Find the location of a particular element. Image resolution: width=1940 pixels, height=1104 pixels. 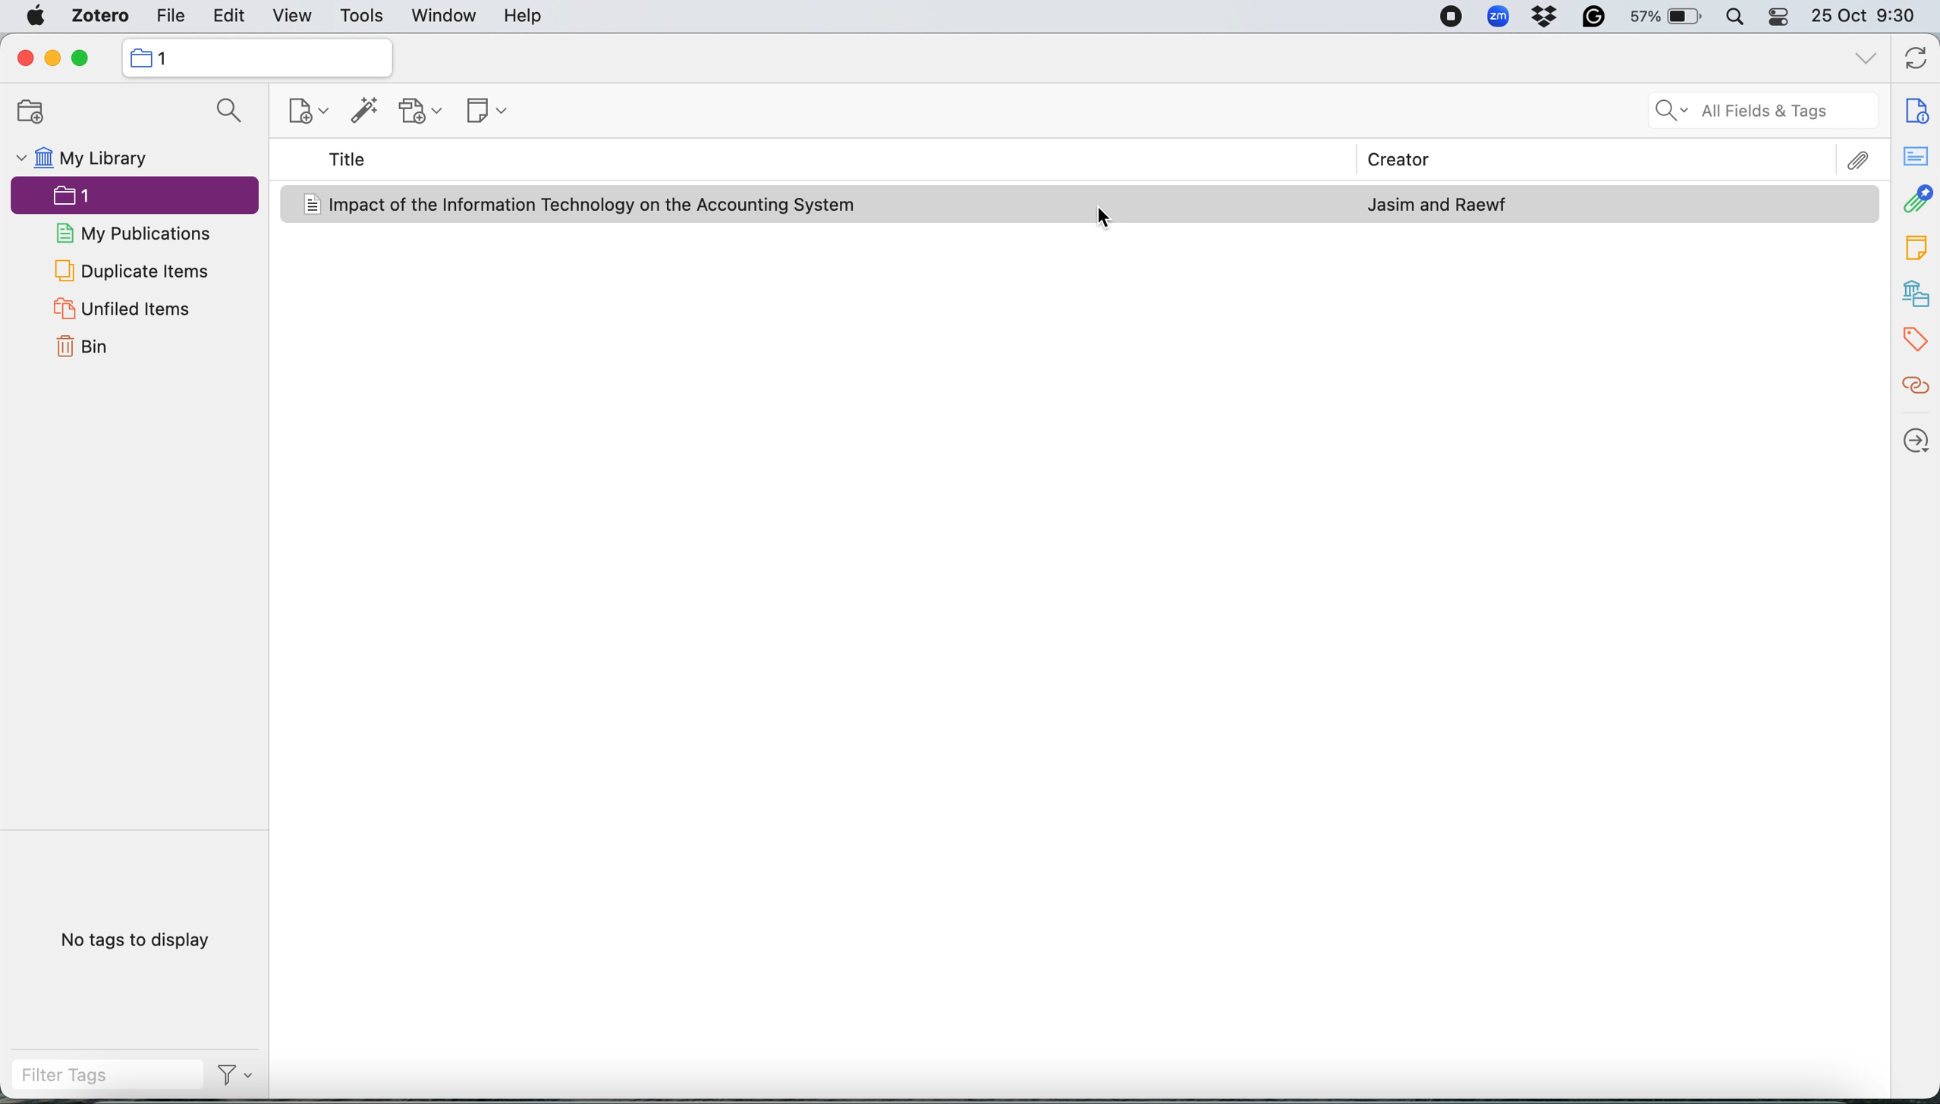

screen recorder is located at coordinates (1451, 16).